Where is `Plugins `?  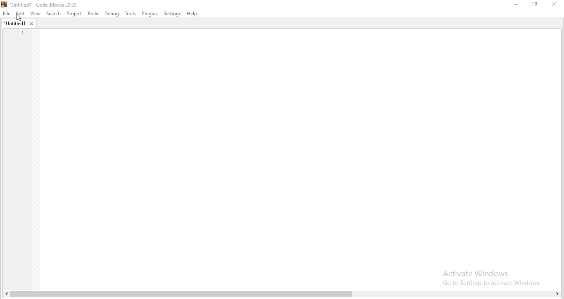 Plugins  is located at coordinates (150, 14).